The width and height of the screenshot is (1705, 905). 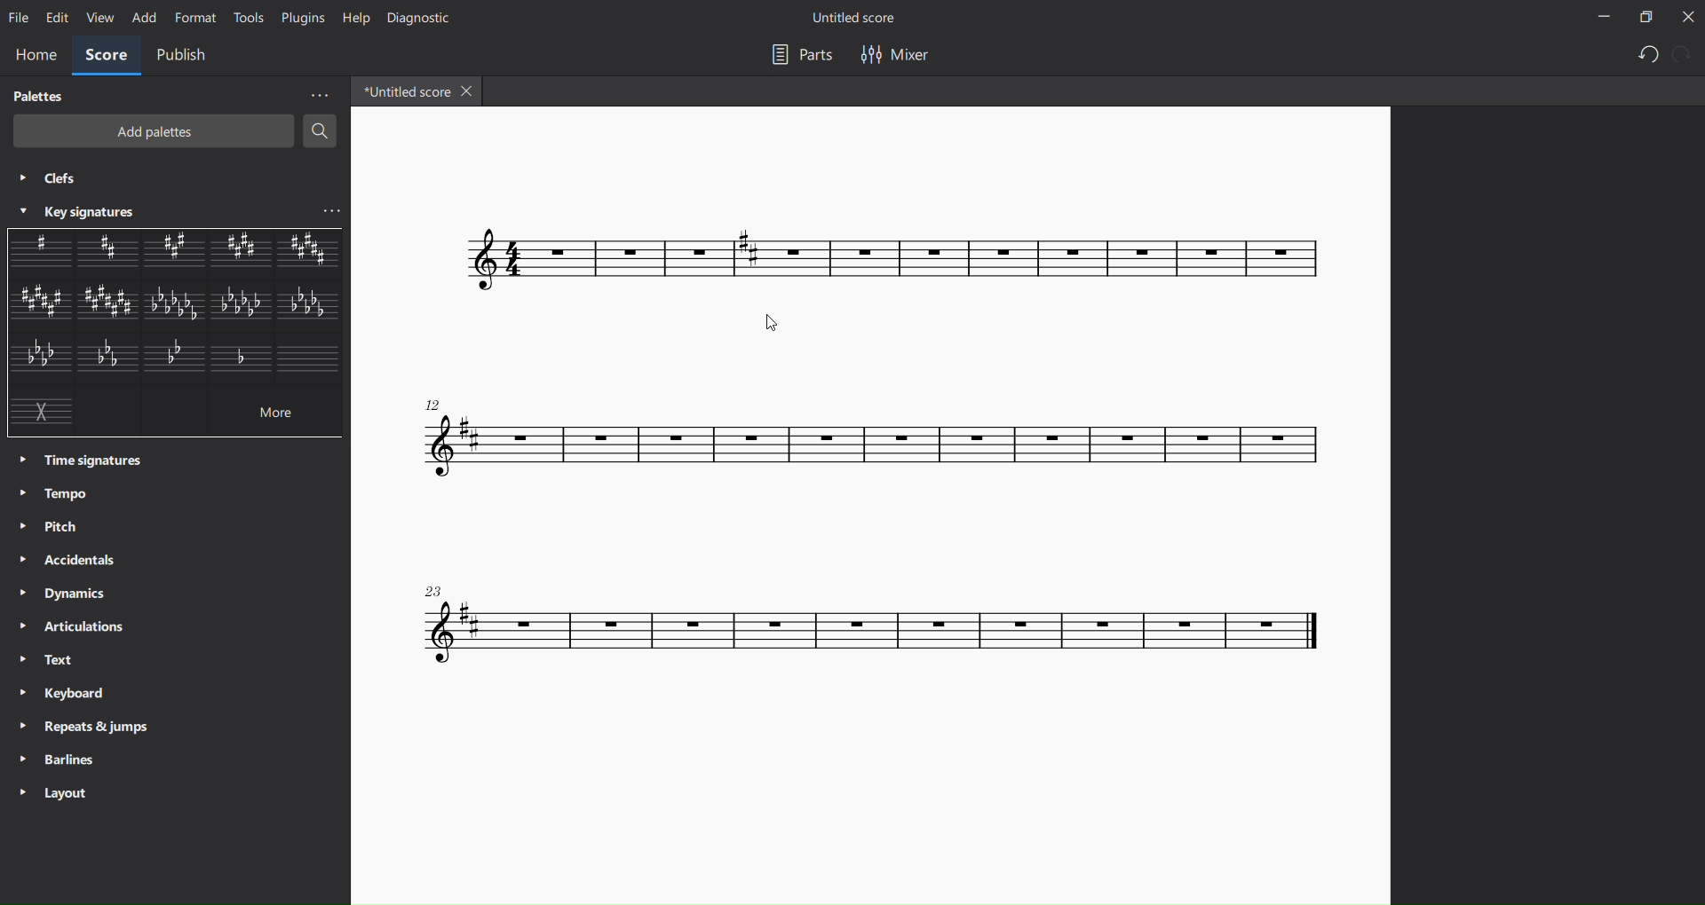 I want to click on view, so click(x=99, y=17).